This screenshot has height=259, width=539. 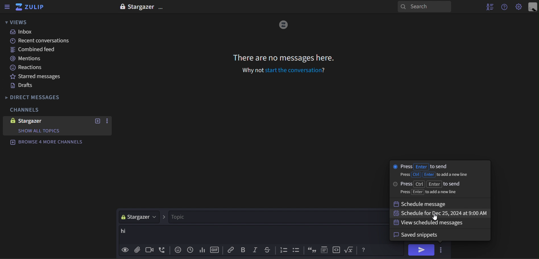 I want to click on press ctrl Enter to add a new line, so click(x=444, y=174).